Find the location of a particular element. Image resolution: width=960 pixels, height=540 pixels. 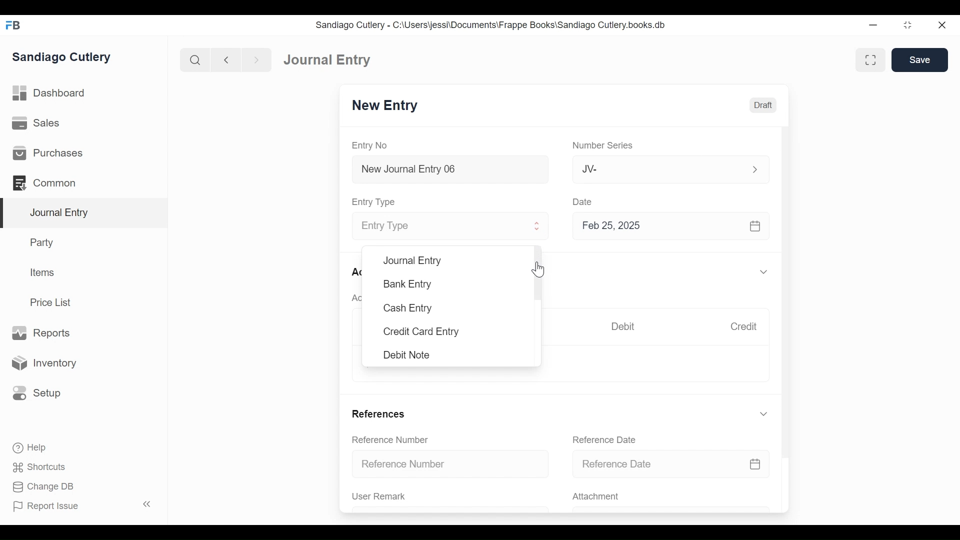

Expand is located at coordinates (537, 226).